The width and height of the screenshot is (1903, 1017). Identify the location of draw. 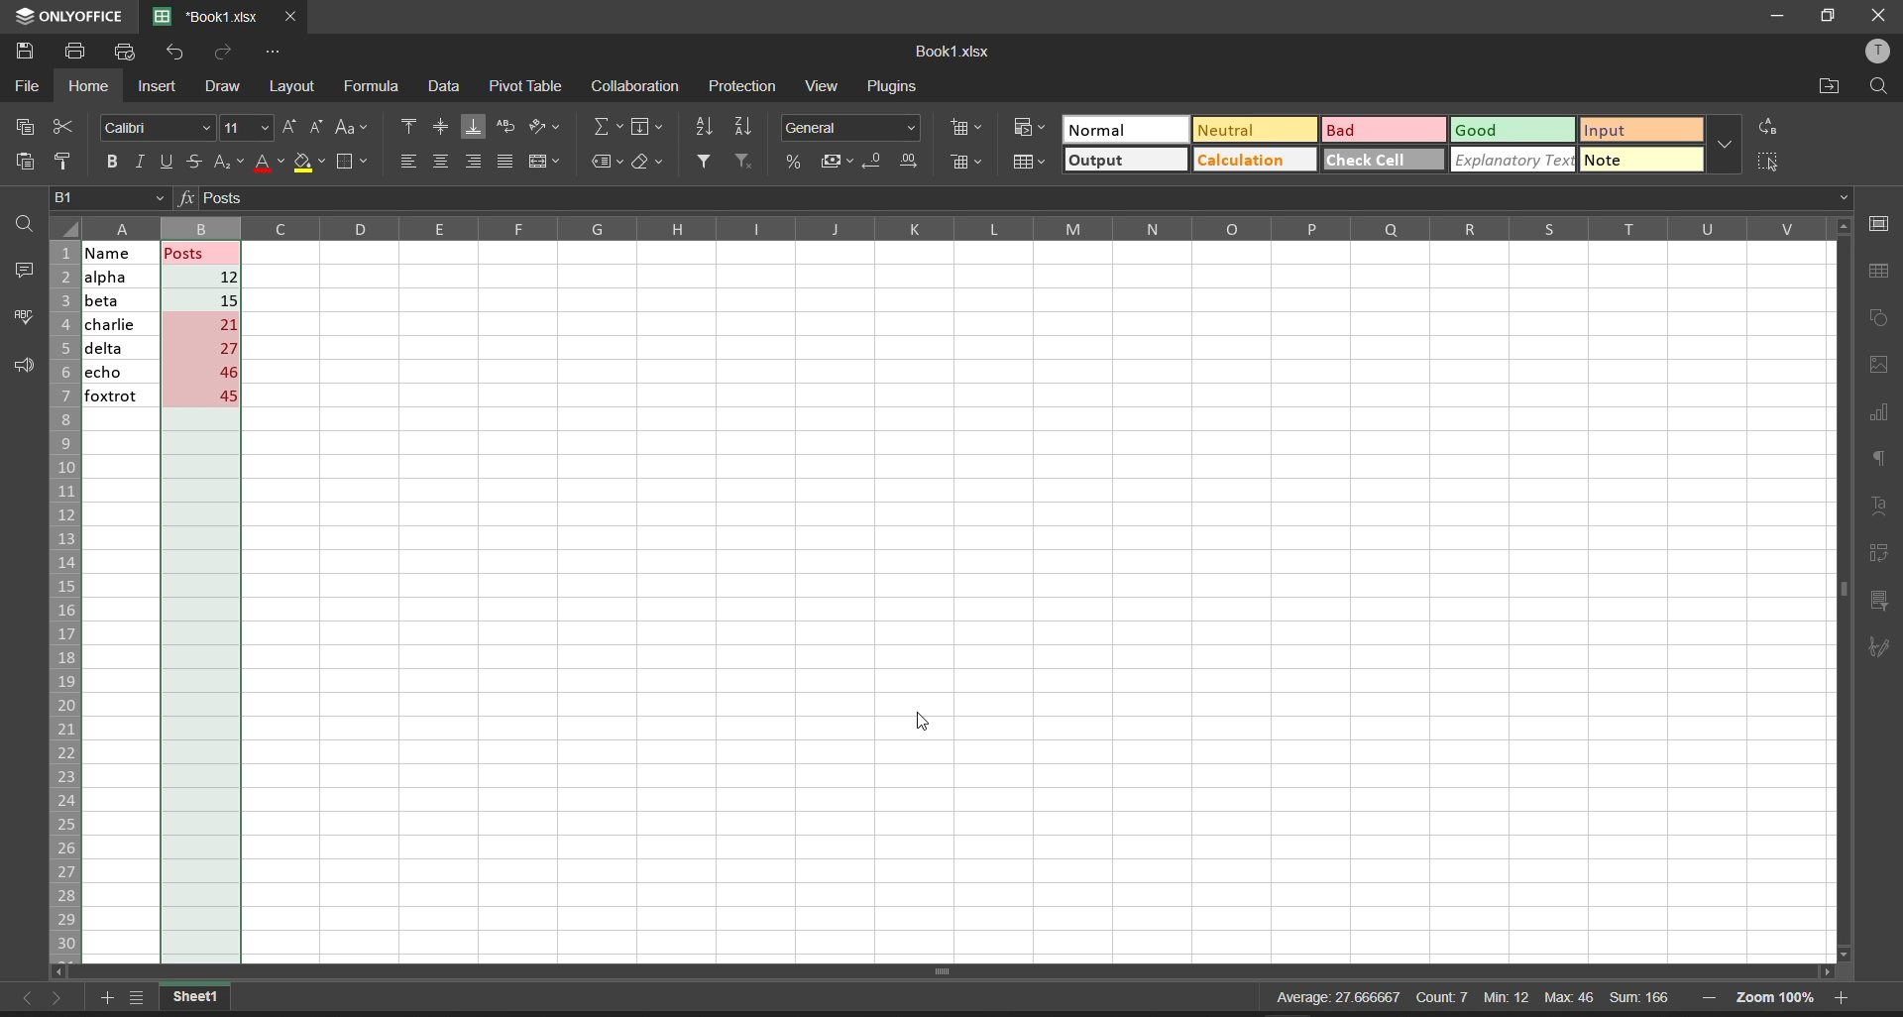
(224, 85).